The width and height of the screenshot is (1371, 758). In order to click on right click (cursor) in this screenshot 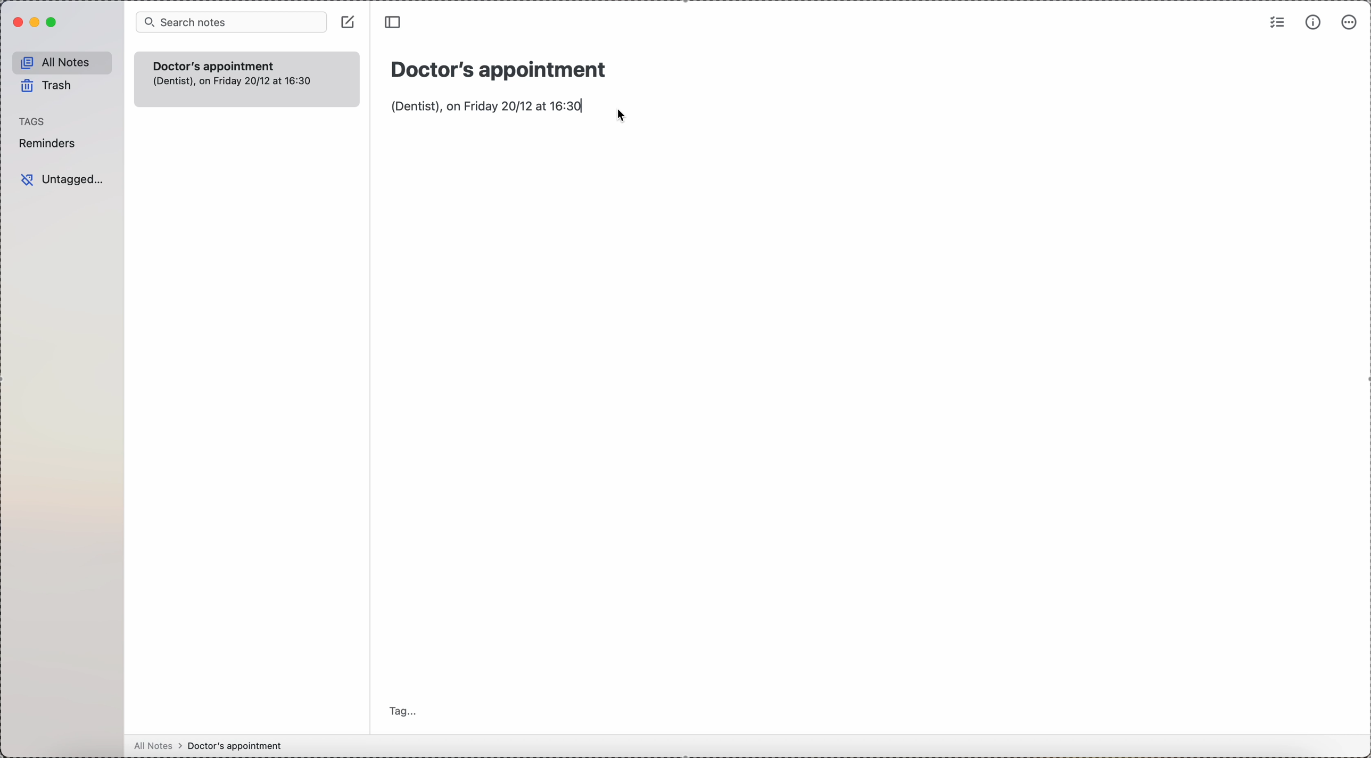, I will do `click(626, 116)`.